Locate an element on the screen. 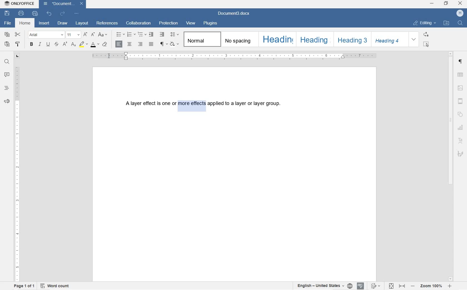 This screenshot has height=290, width=467. ITALIC is located at coordinates (40, 44).